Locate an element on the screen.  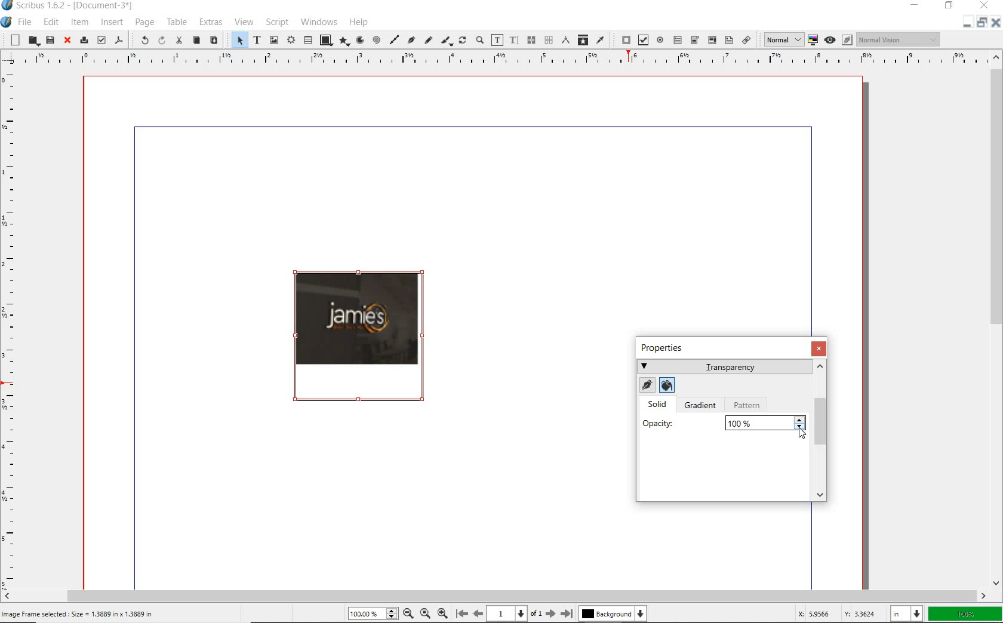
previous is located at coordinates (479, 614).